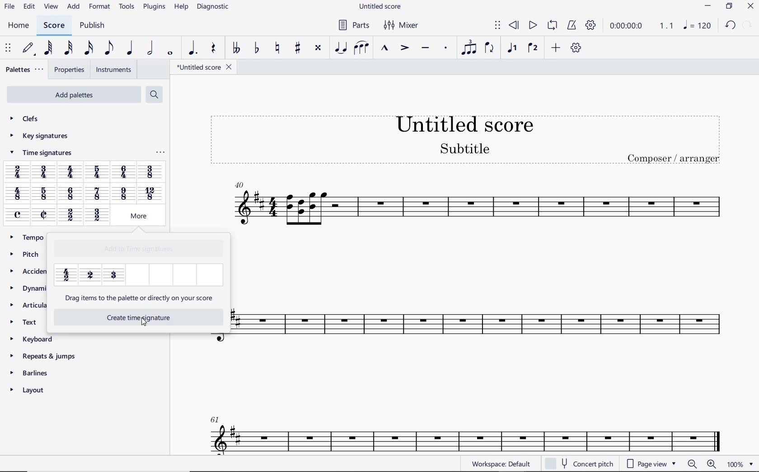 The height and width of the screenshot is (472, 759). What do you see at coordinates (27, 305) in the screenshot?
I see `ARTICULATIONS` at bounding box center [27, 305].